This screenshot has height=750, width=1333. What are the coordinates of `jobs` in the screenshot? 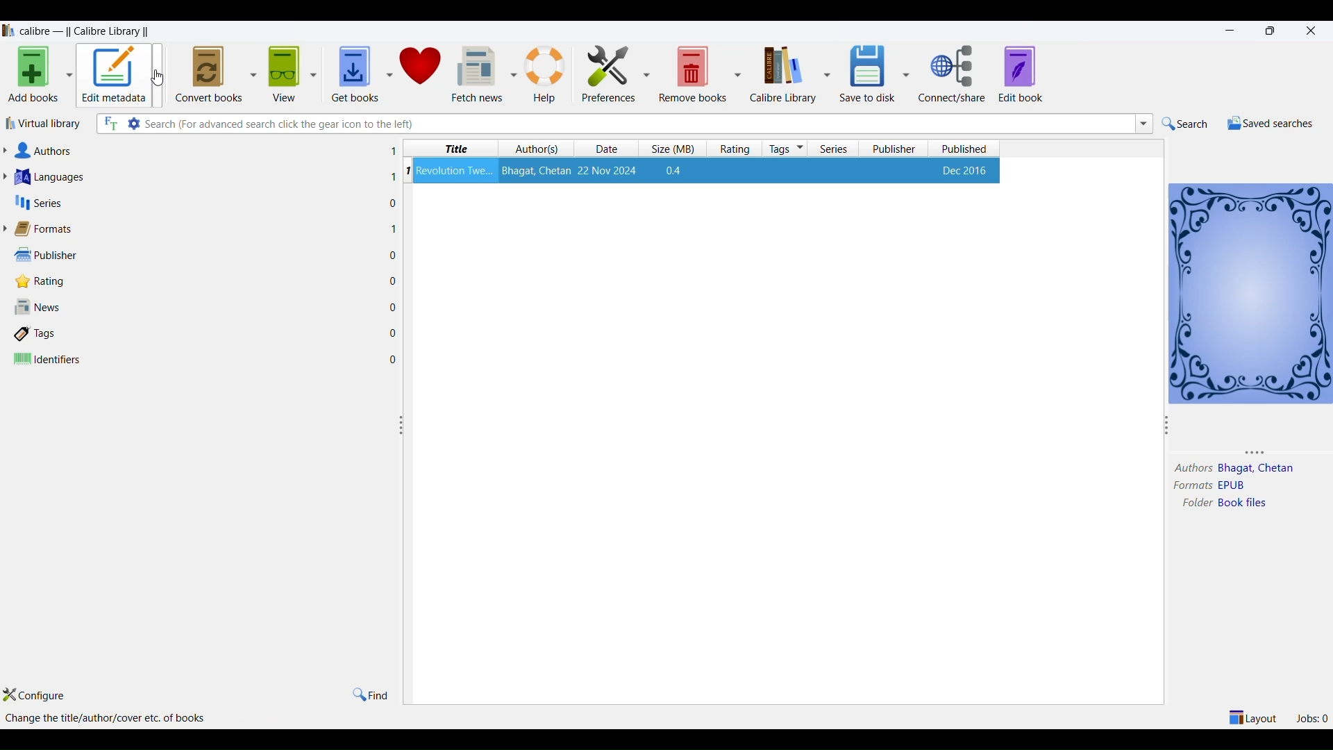 It's located at (1309, 717).